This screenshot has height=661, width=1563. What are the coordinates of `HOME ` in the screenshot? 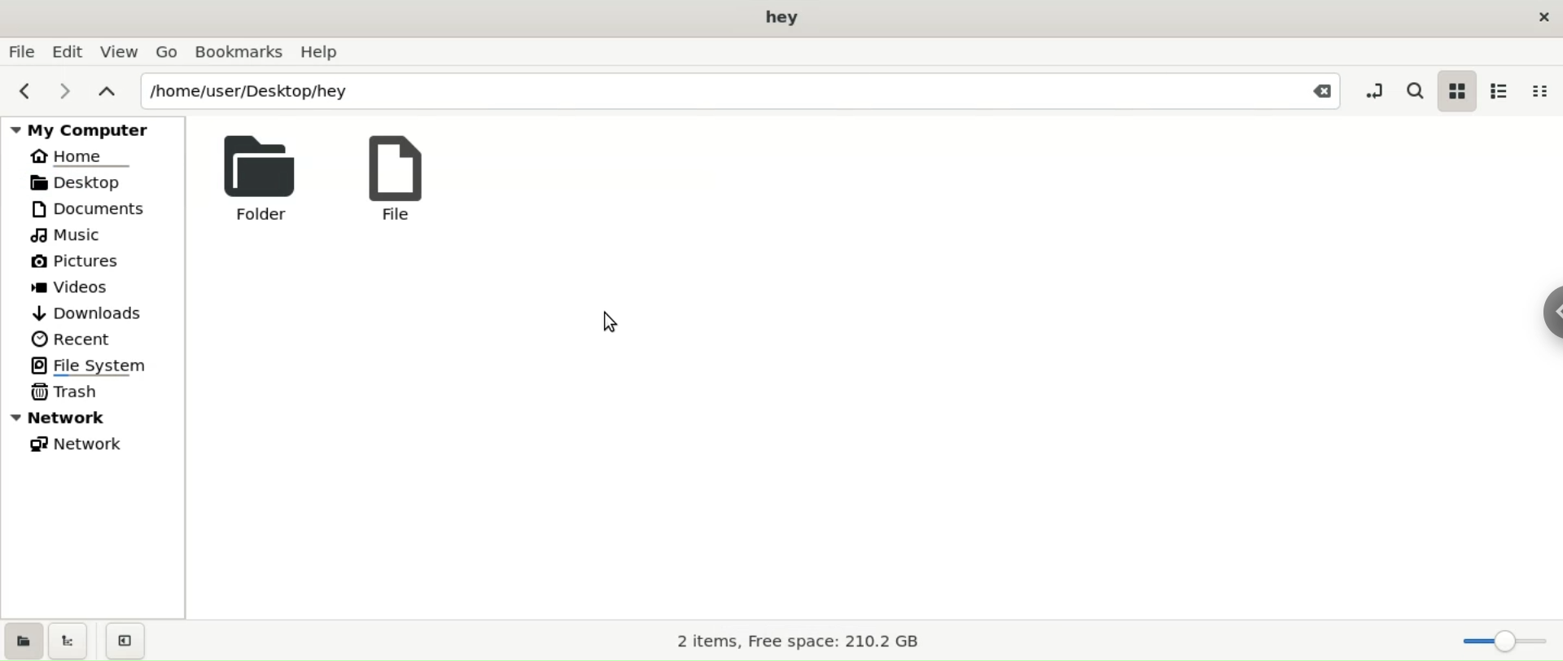 It's located at (85, 156).